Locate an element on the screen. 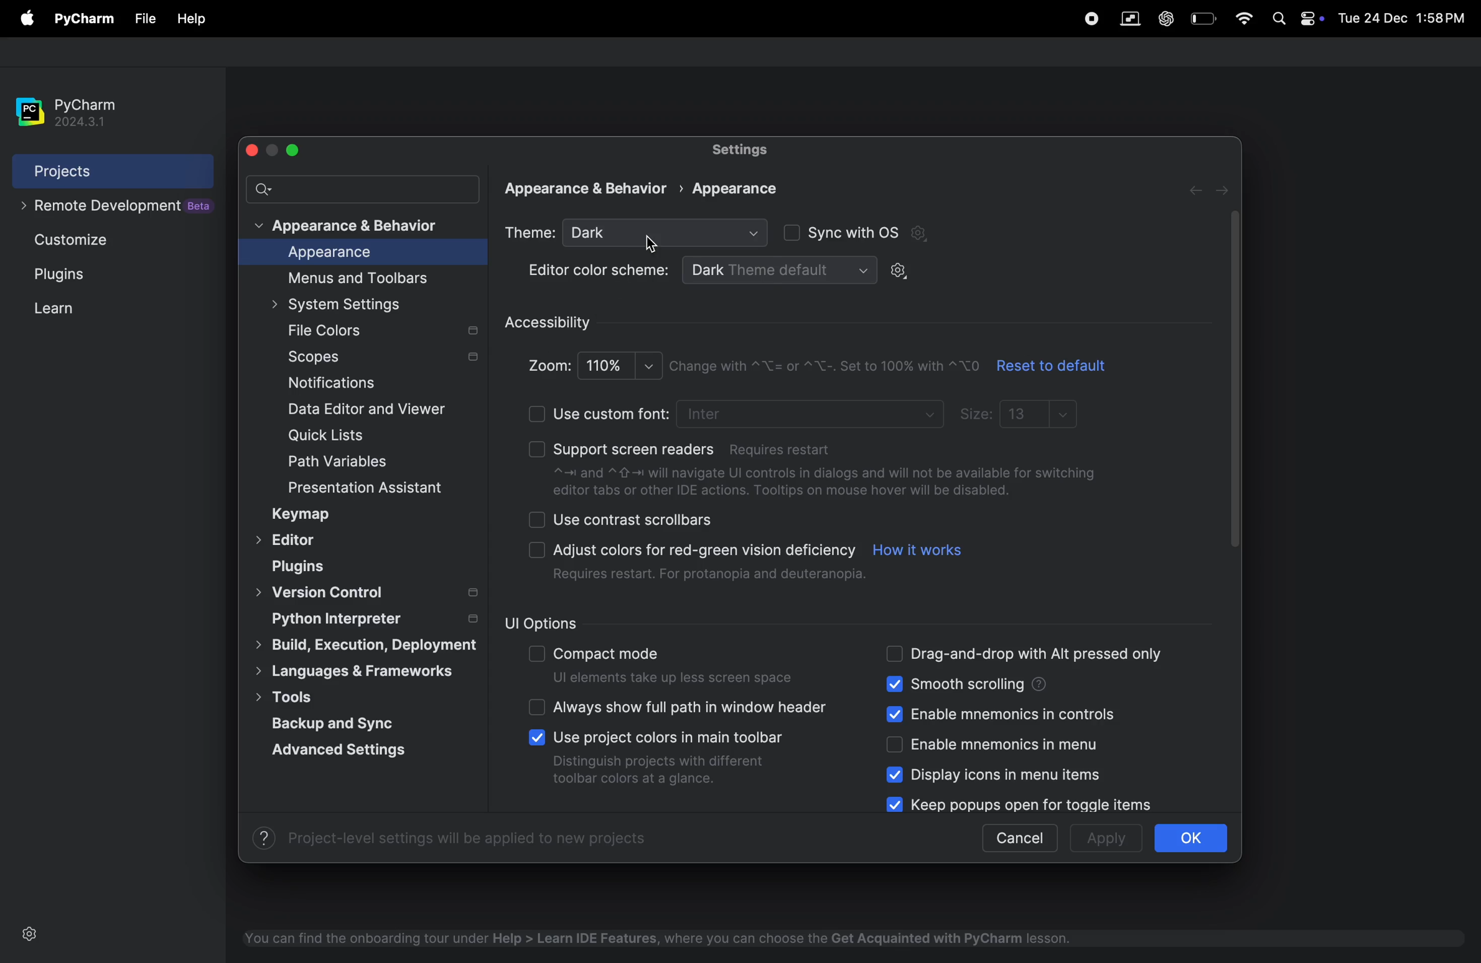 This screenshot has height=963, width=1481. projects is located at coordinates (96, 171).